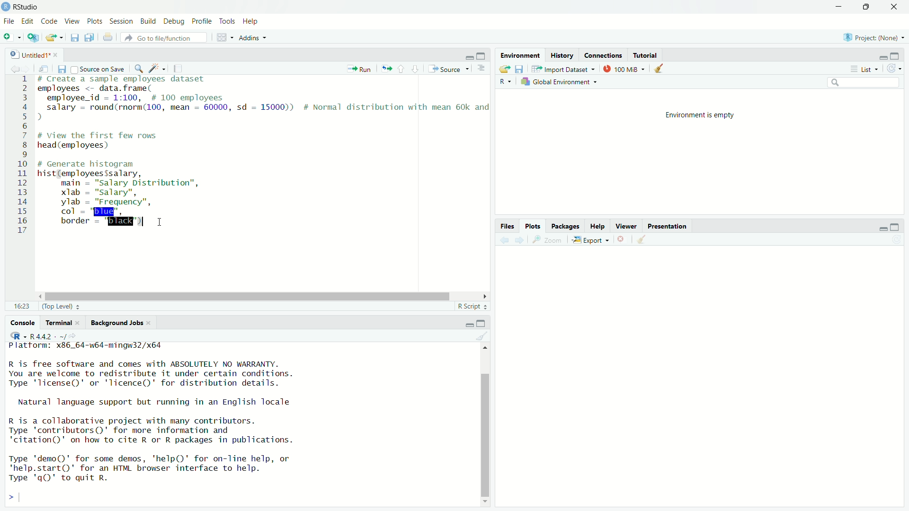 This screenshot has height=511, width=909. What do you see at coordinates (504, 240) in the screenshot?
I see `previous` at bounding box center [504, 240].